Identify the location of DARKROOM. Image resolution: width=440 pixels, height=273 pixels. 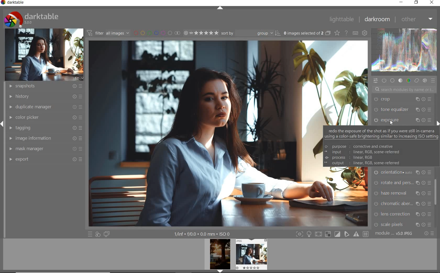
(378, 19).